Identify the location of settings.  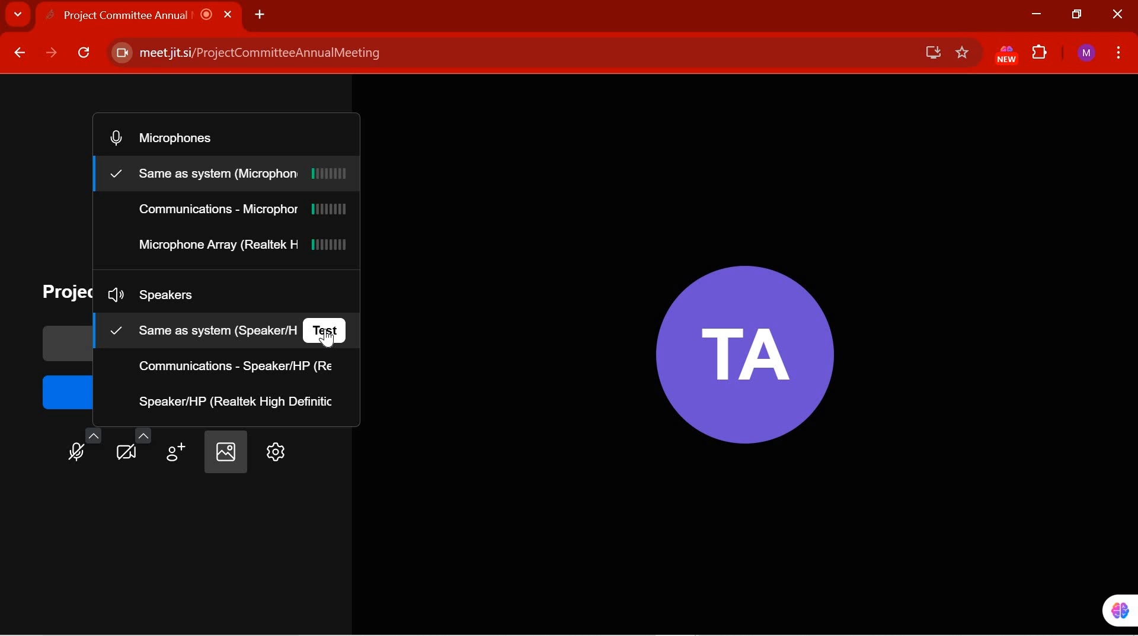
(273, 452).